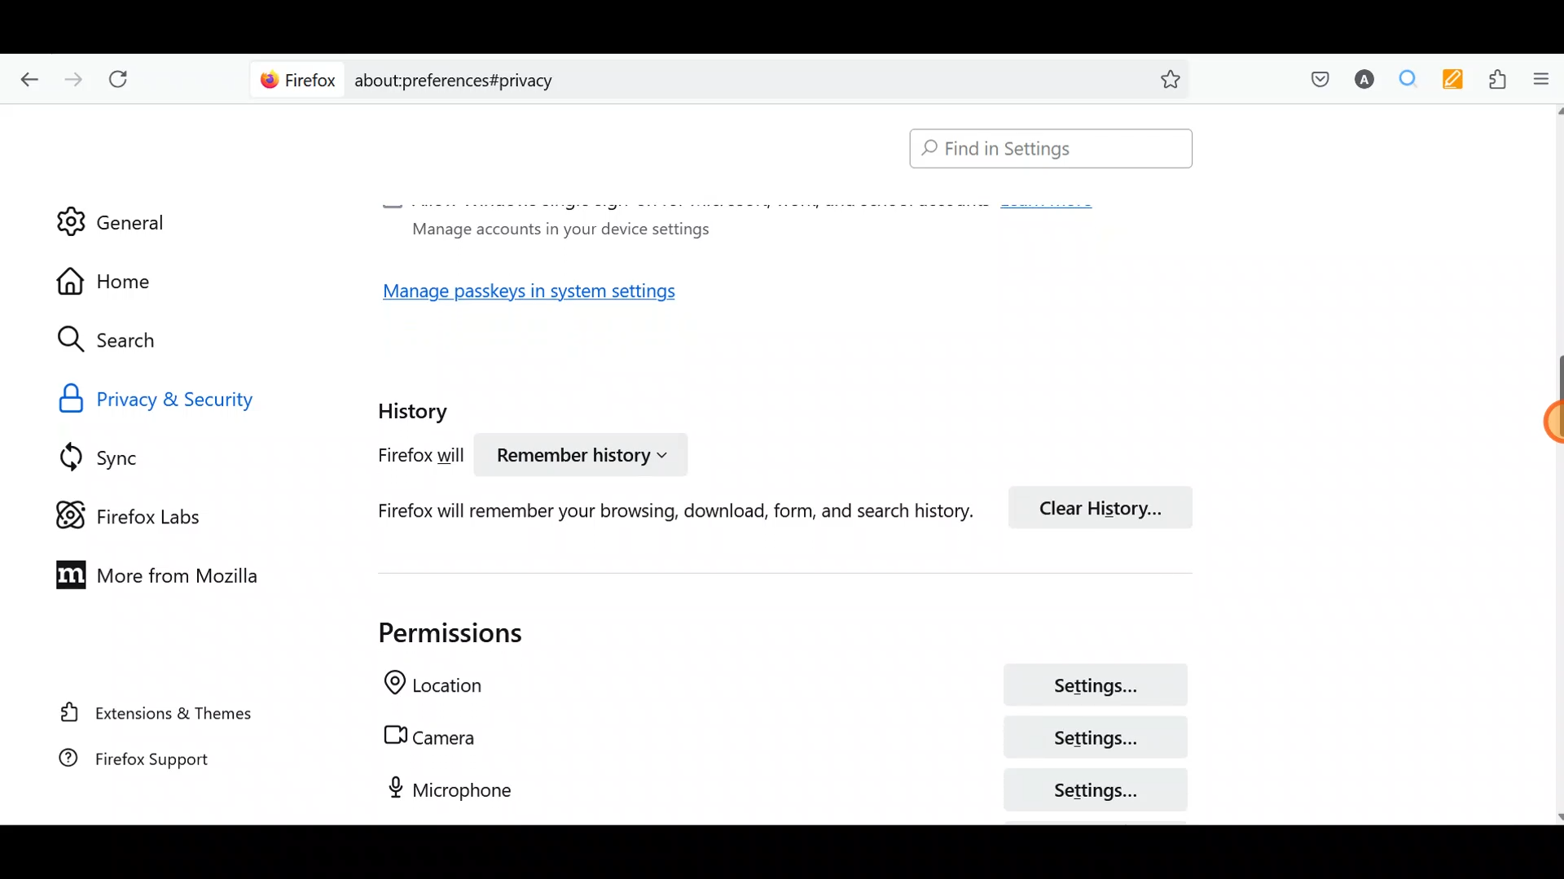  Describe the element at coordinates (72, 75) in the screenshot. I see `Go forward one page` at that location.